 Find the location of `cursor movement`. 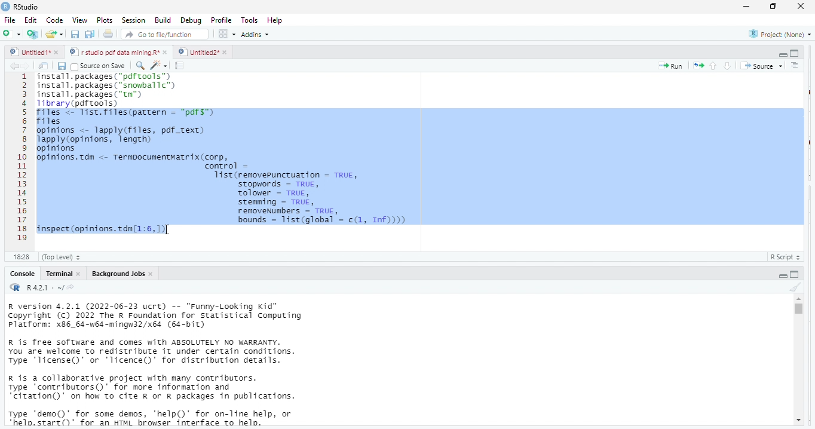

cursor movement is located at coordinates (169, 231).